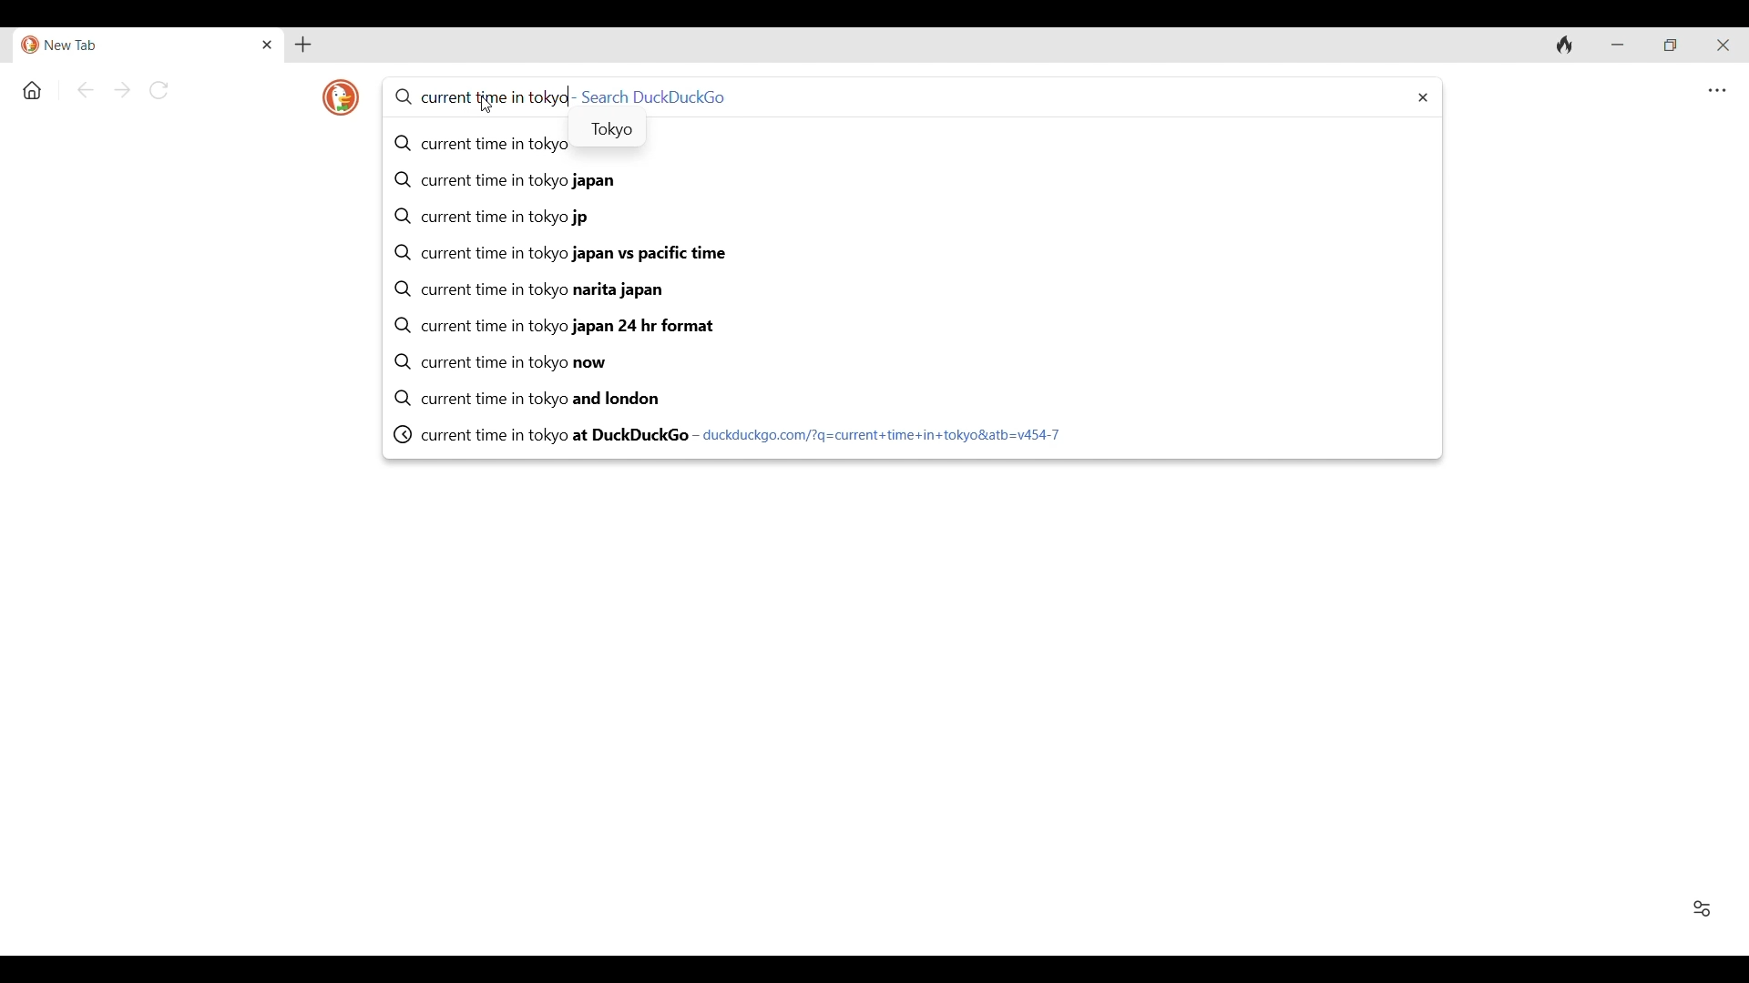 This screenshot has height=983, width=1749. I want to click on Clear browsing history, so click(1565, 46).